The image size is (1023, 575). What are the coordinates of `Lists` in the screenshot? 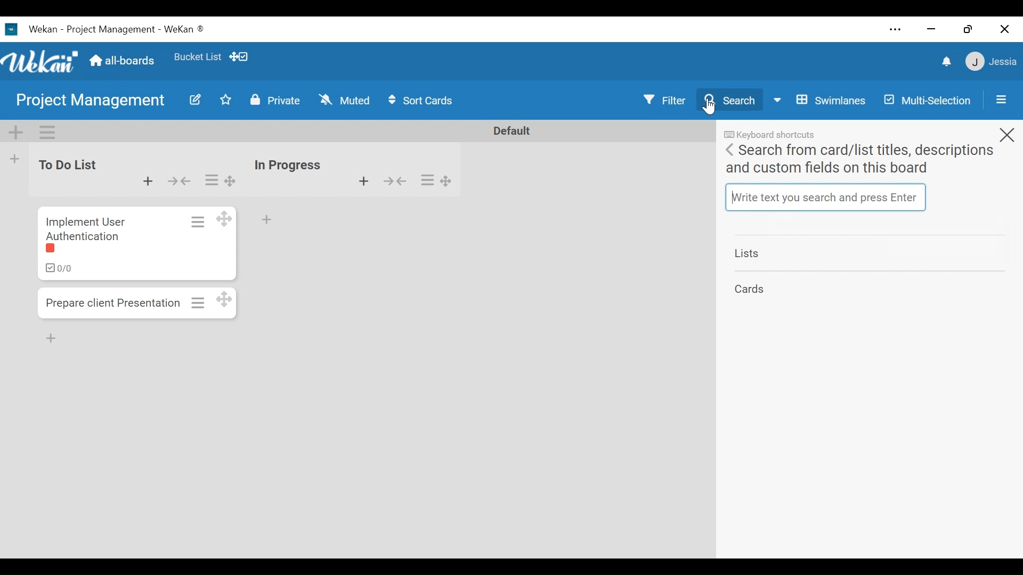 It's located at (749, 253).